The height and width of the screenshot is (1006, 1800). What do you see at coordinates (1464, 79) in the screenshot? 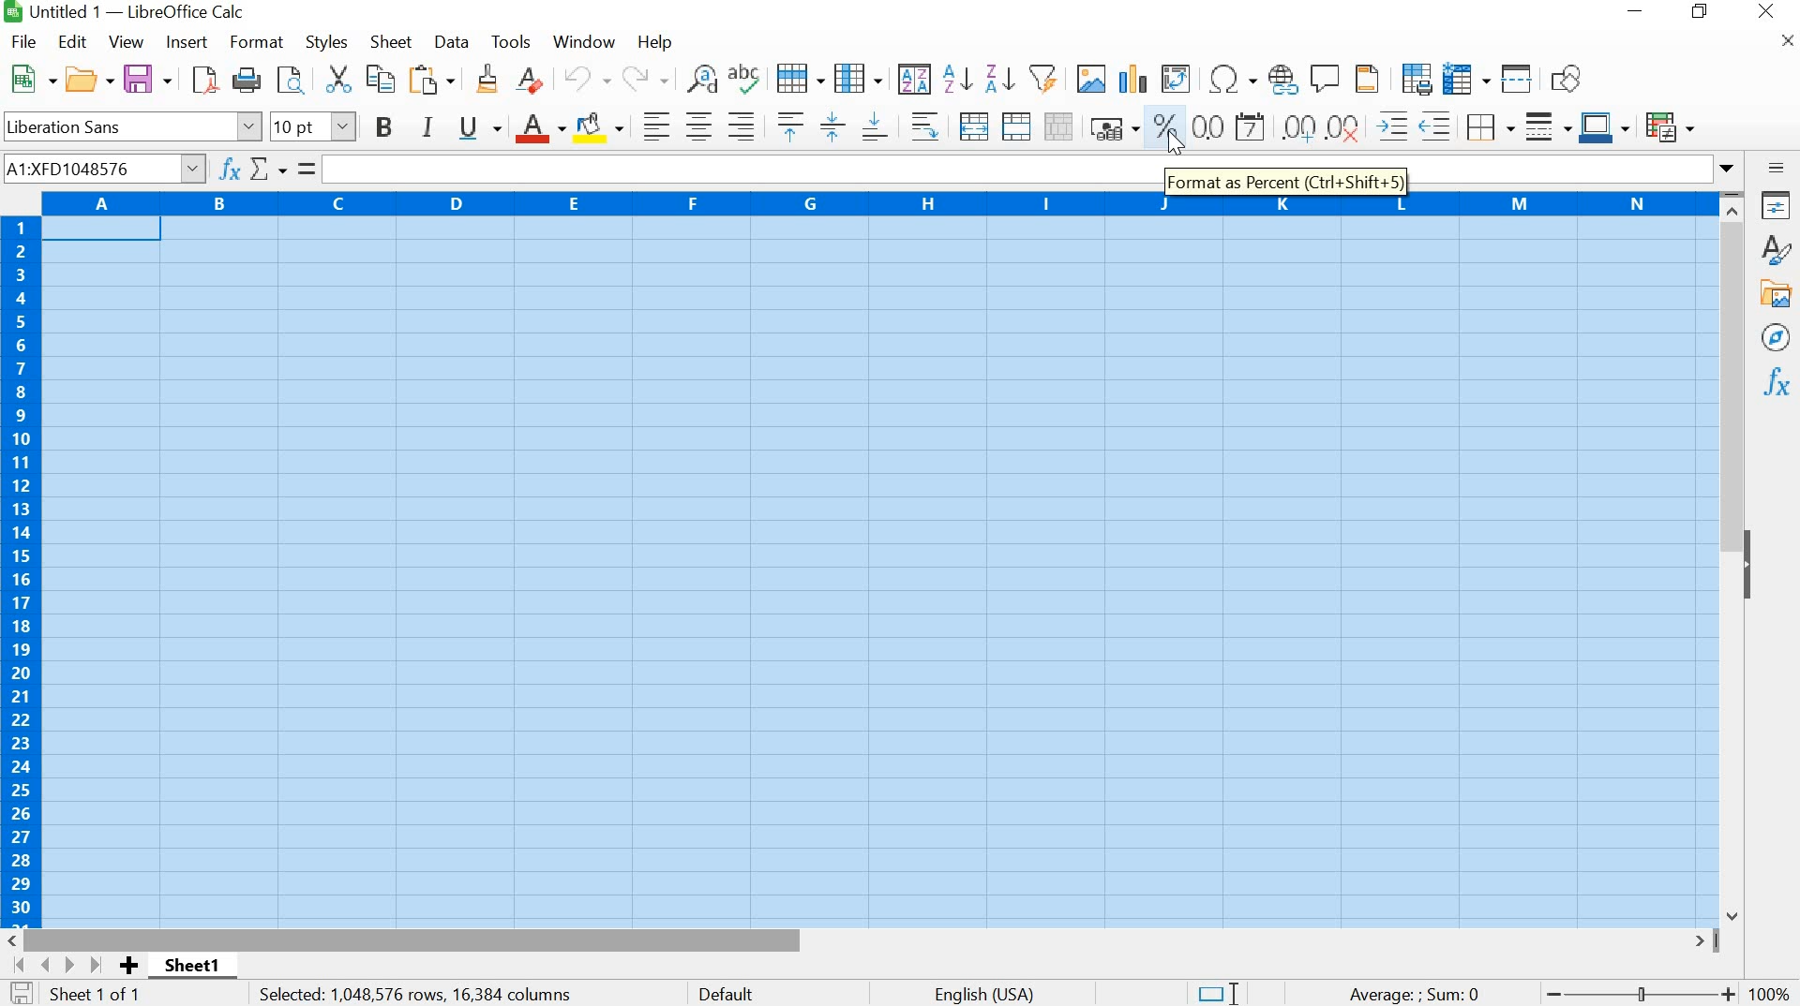
I see `Freeze rows and columns` at bounding box center [1464, 79].